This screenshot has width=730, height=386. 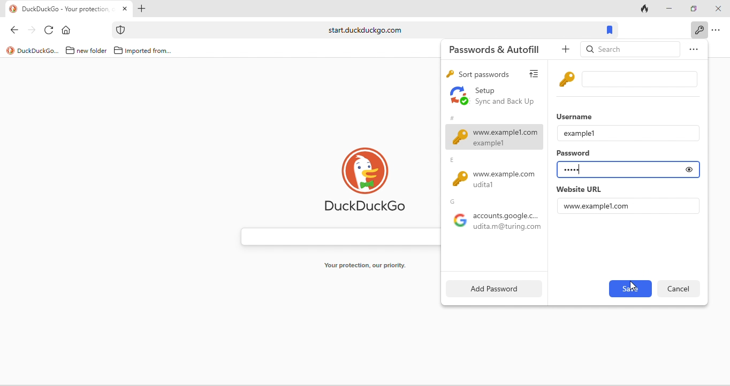 I want to click on add, so click(x=567, y=50).